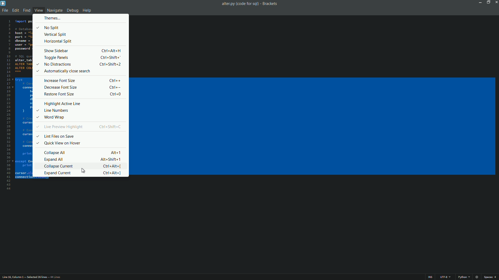  Describe the element at coordinates (84, 170) in the screenshot. I see `cursor` at that location.